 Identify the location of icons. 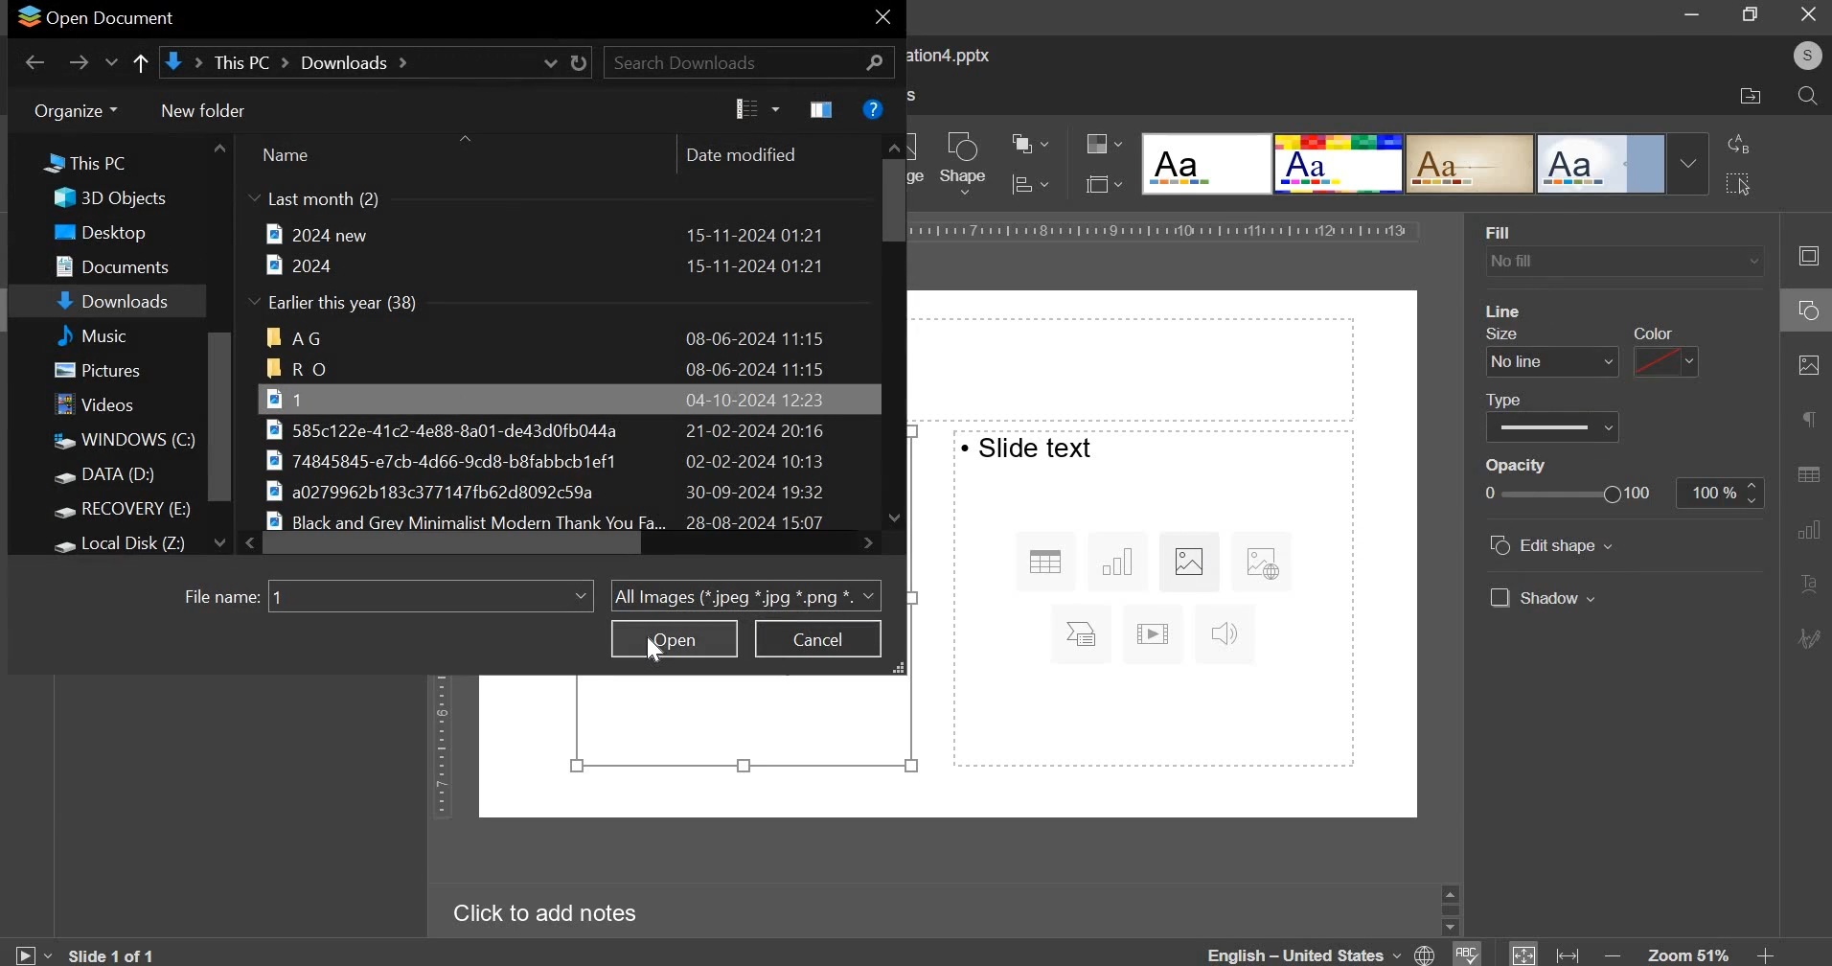
(1151, 601).